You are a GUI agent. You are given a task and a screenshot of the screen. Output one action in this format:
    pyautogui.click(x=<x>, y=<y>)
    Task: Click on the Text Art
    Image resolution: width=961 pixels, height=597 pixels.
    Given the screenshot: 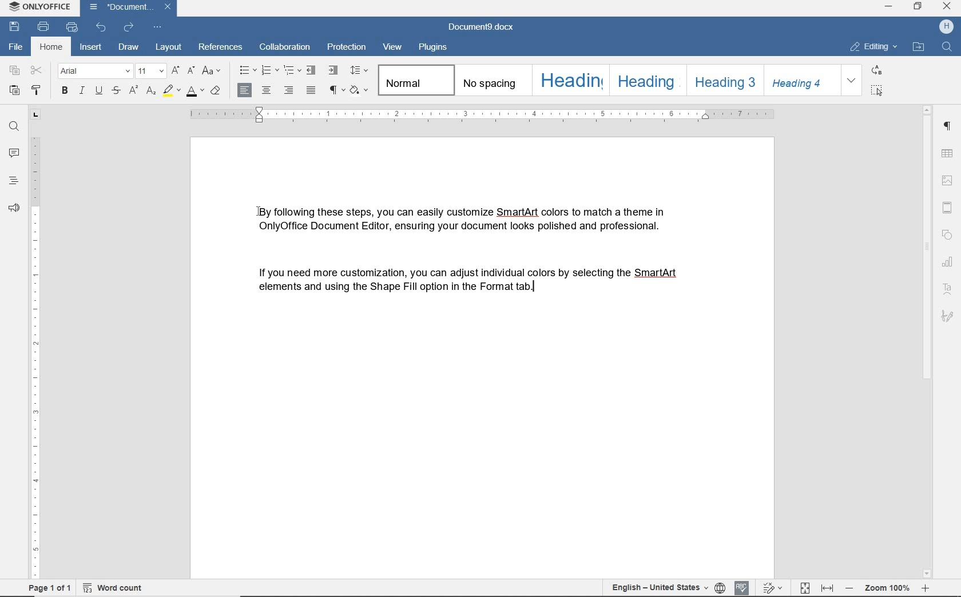 What is the action you would take?
    pyautogui.click(x=947, y=288)
    